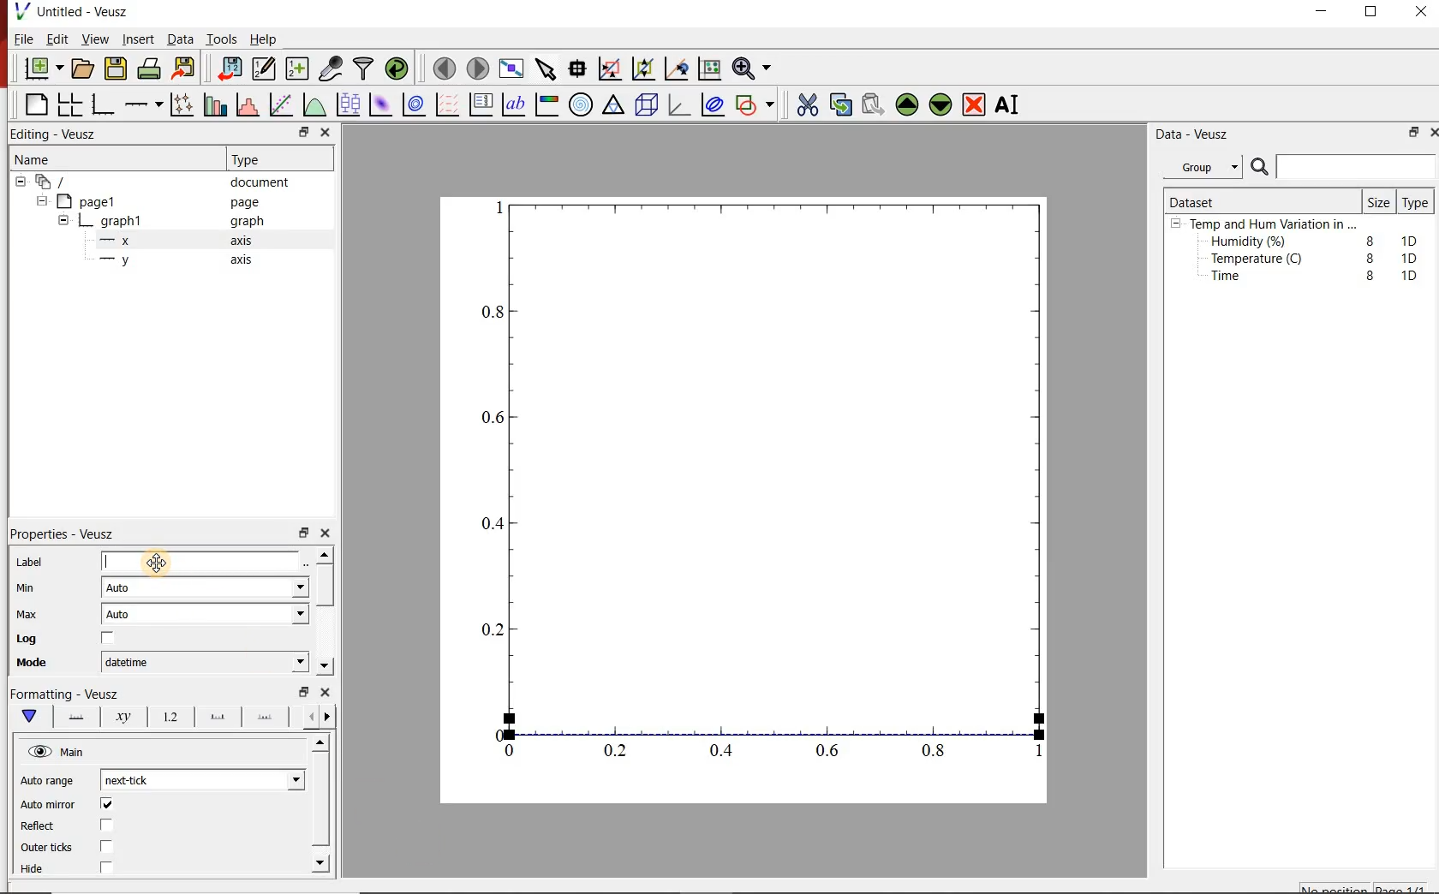 The image size is (1439, 894). What do you see at coordinates (1273, 224) in the screenshot?
I see `Temp and Hum Variation in ...` at bounding box center [1273, 224].